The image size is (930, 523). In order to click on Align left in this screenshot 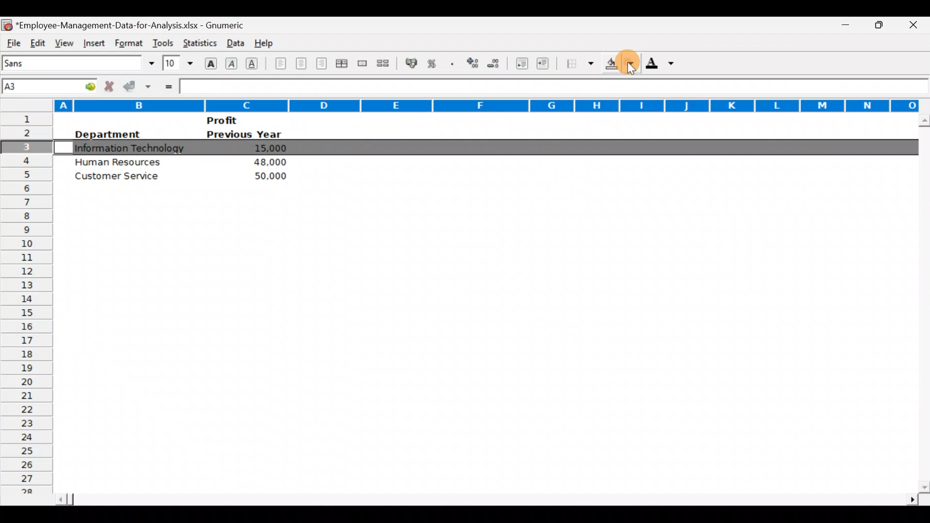, I will do `click(279, 63)`.